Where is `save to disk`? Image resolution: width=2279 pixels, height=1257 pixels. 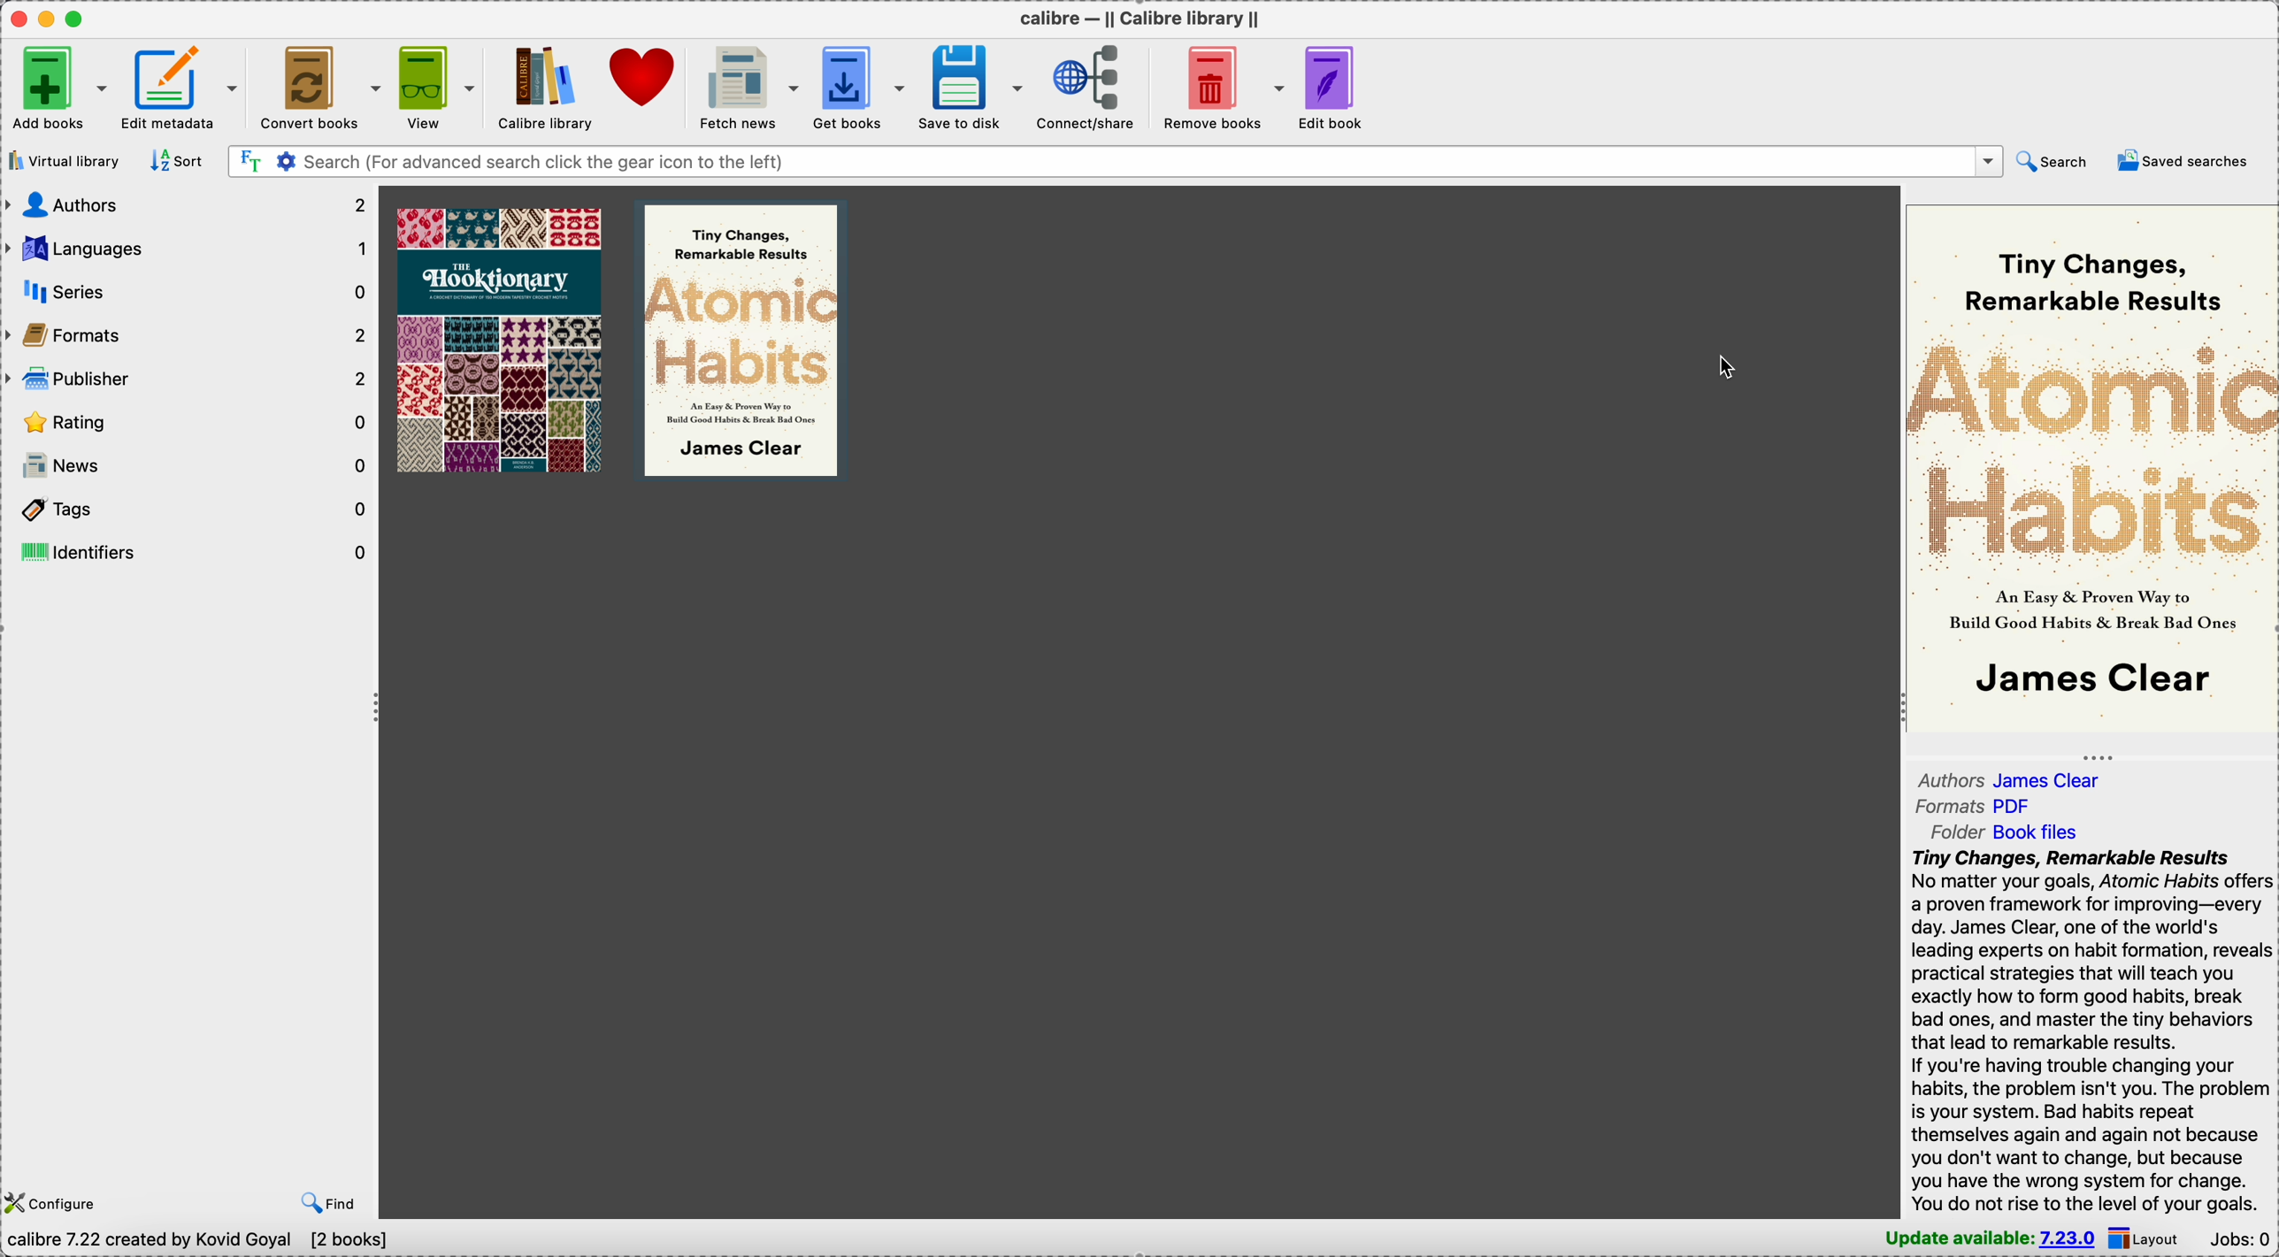 save to disk is located at coordinates (973, 86).